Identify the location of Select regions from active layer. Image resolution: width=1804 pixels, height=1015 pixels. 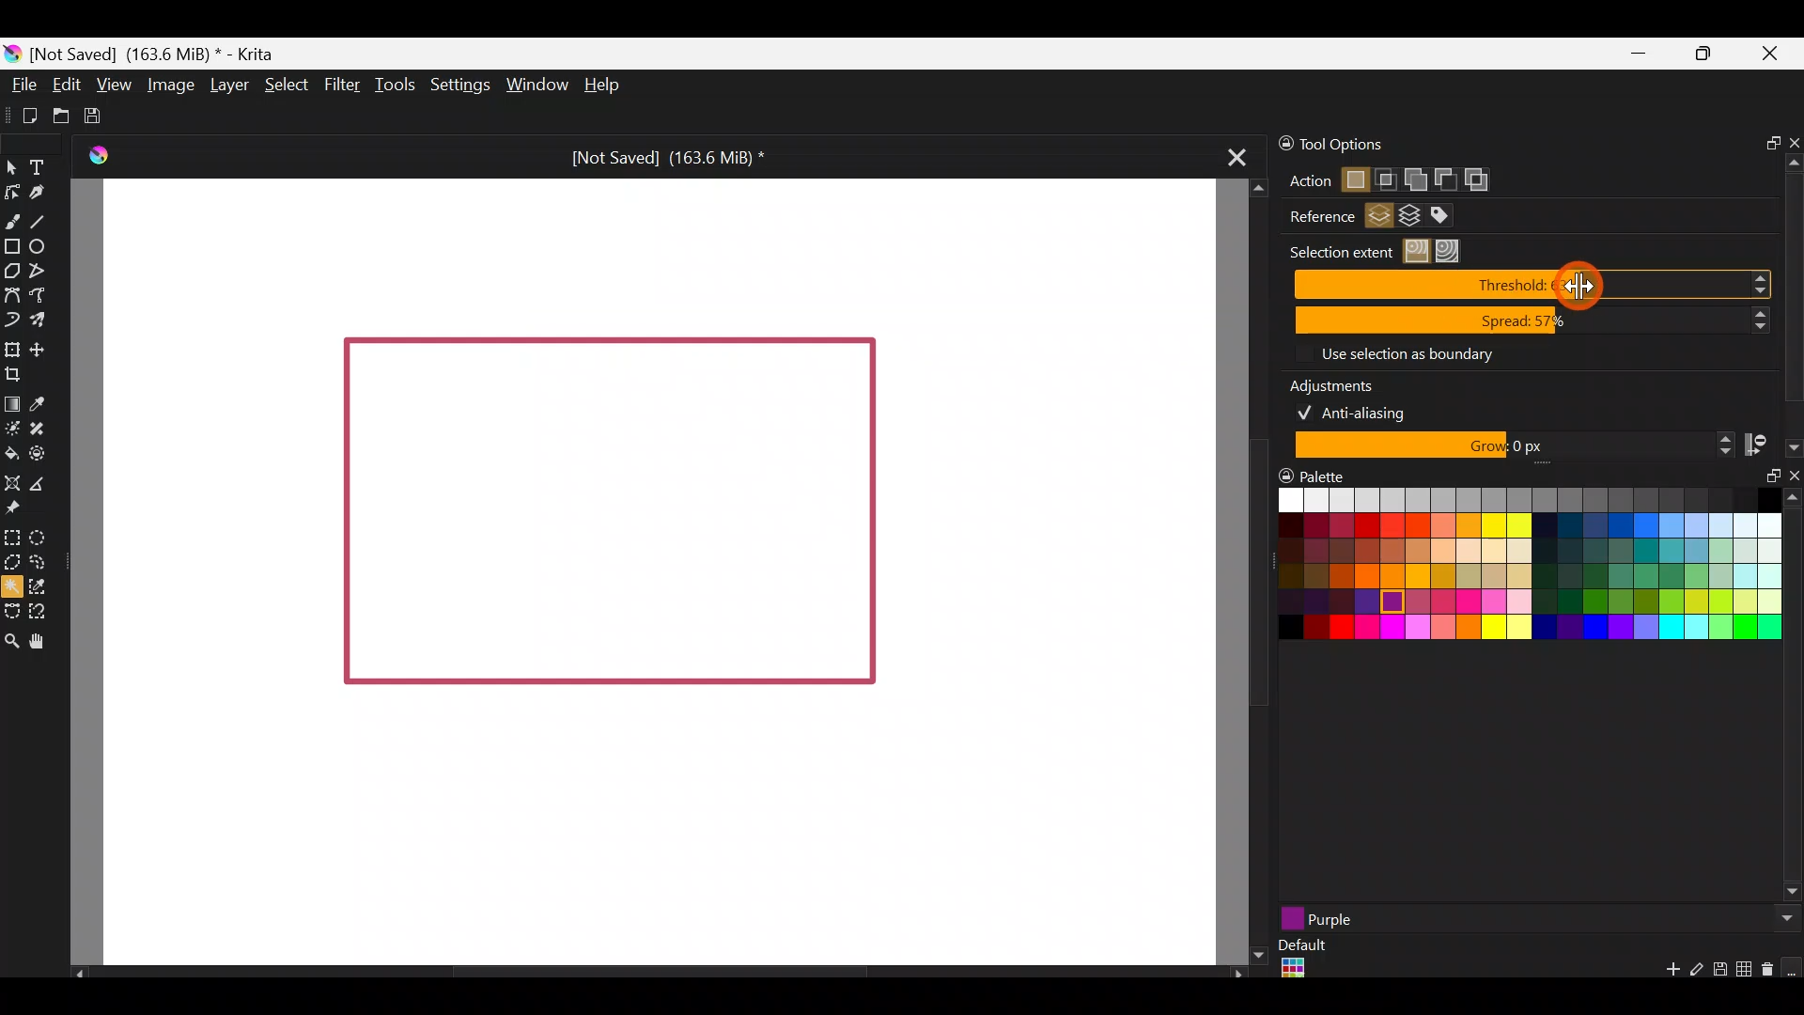
(1379, 218).